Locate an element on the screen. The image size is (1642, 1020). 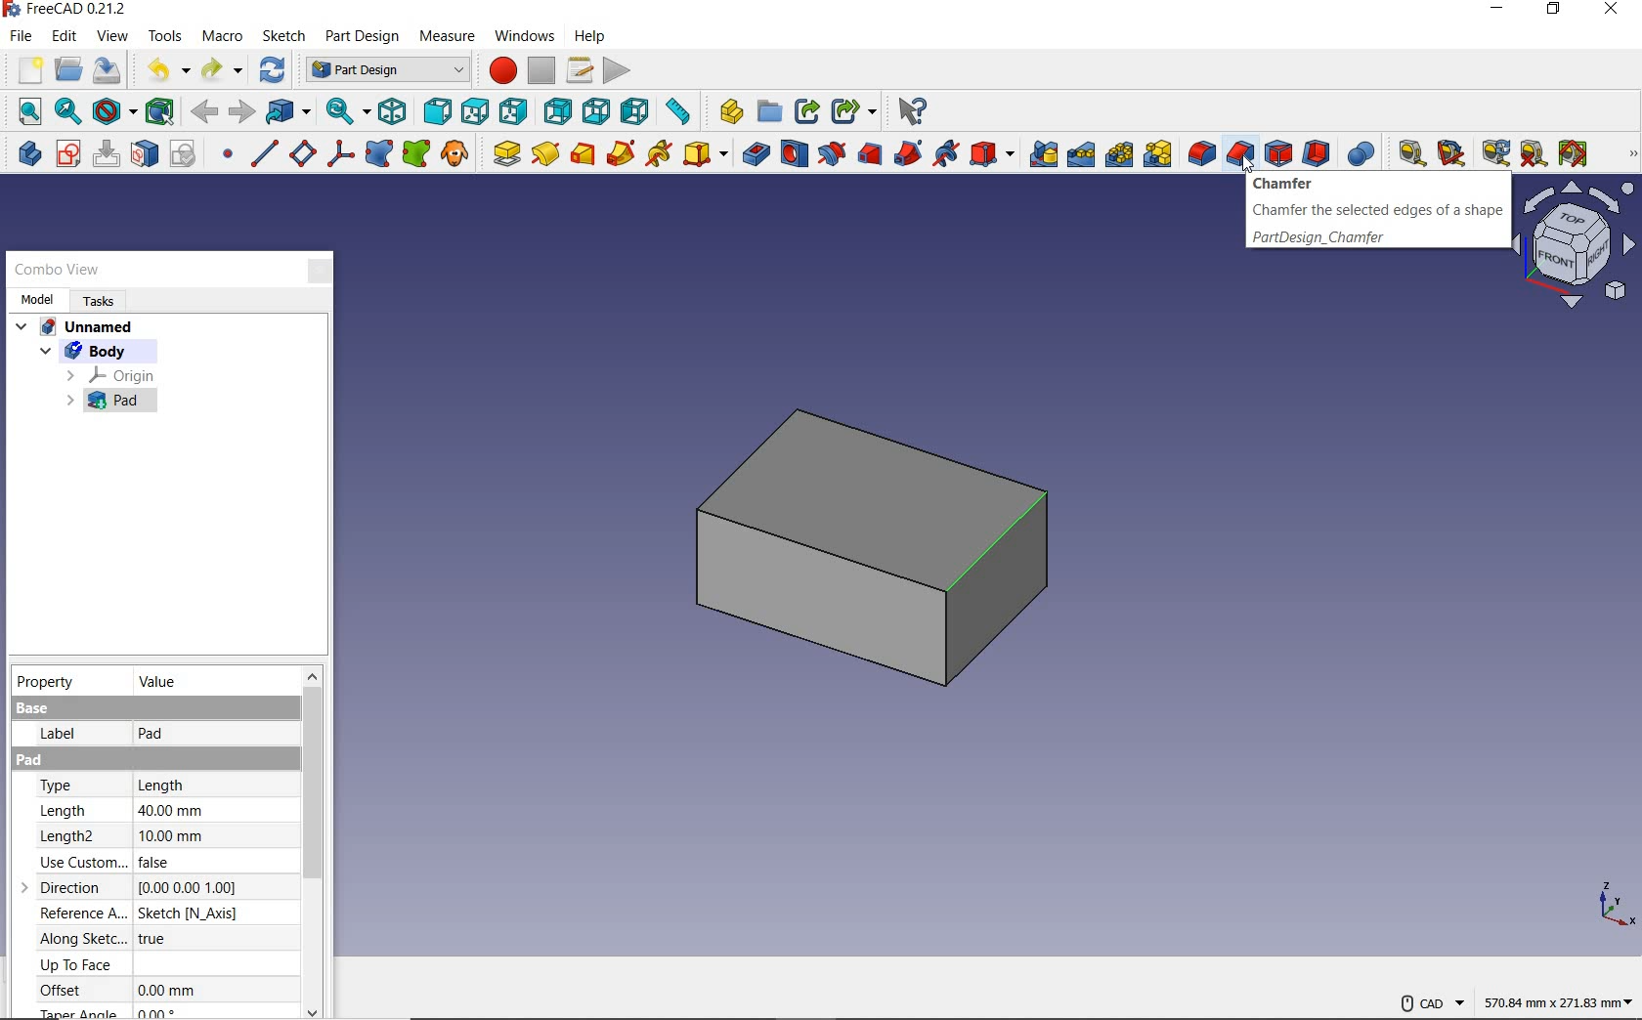
file is located at coordinates (22, 36).